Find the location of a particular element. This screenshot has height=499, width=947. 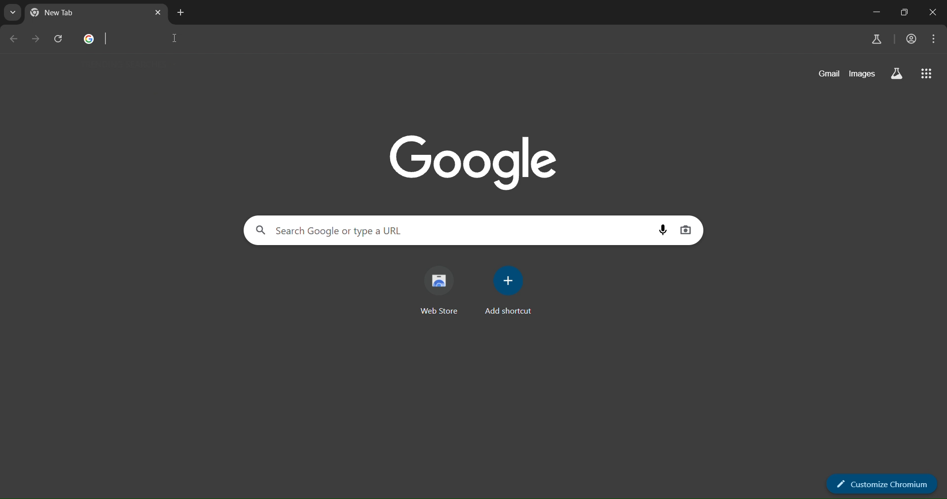

Search Google or type a URL is located at coordinates (452, 231).